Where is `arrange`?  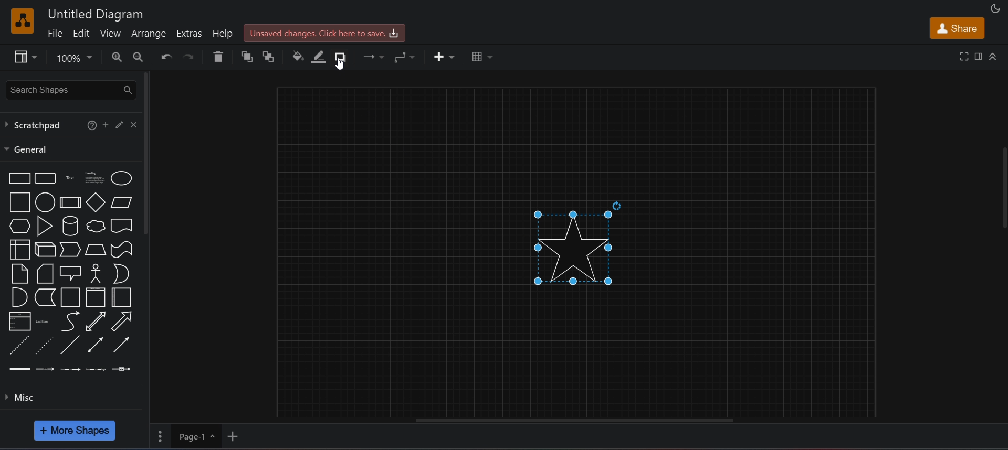 arrange is located at coordinates (150, 33).